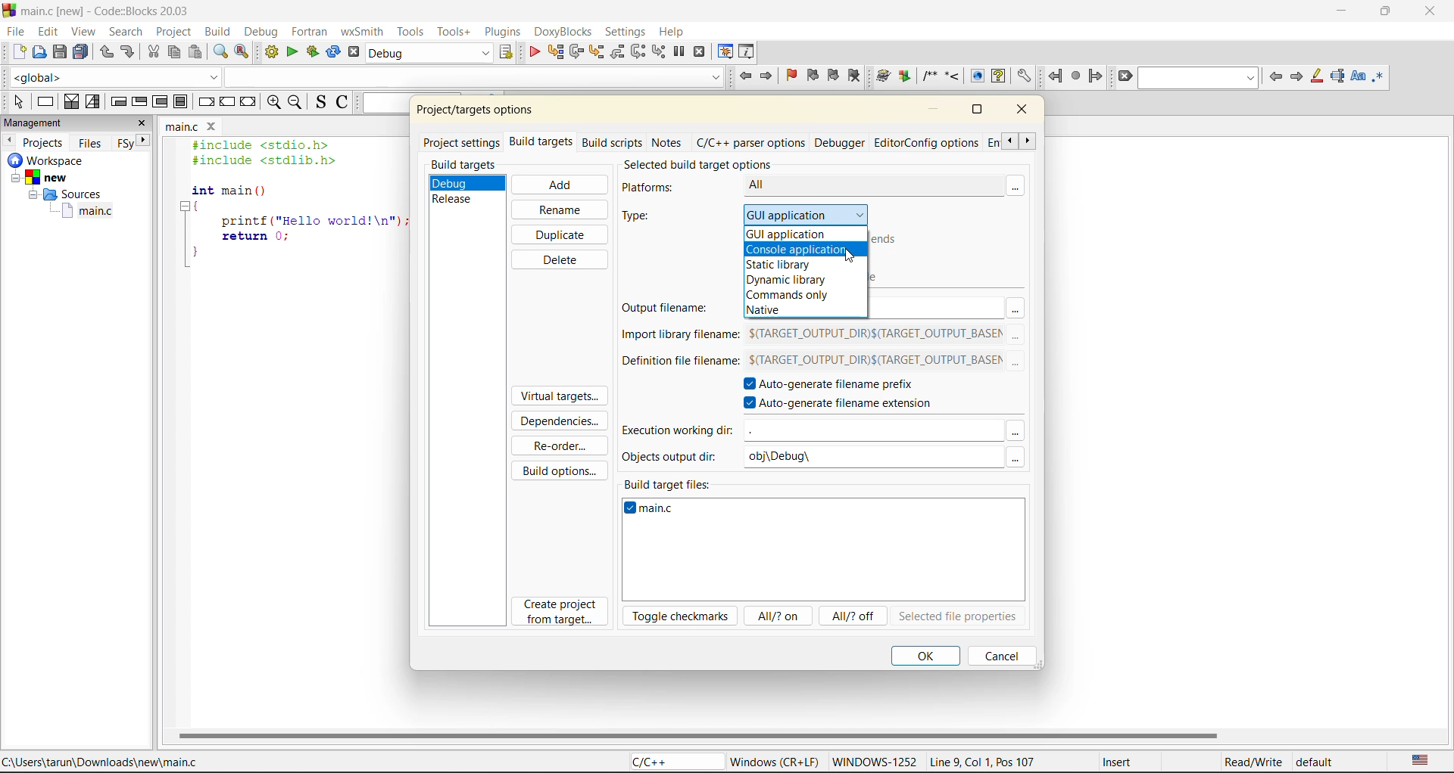 Image resolution: width=1454 pixels, height=773 pixels. What do you see at coordinates (62, 196) in the screenshot?
I see `Sources` at bounding box center [62, 196].